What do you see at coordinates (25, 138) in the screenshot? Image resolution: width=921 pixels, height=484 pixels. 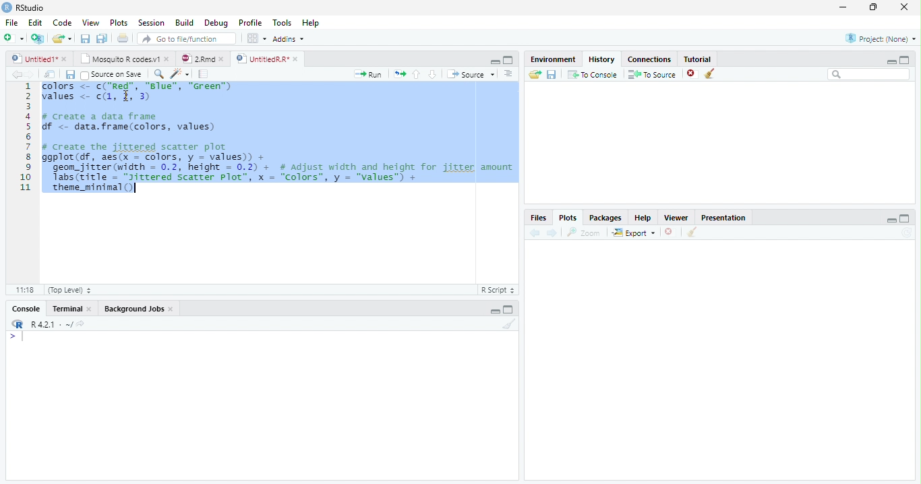 I see `Line numbers` at bounding box center [25, 138].